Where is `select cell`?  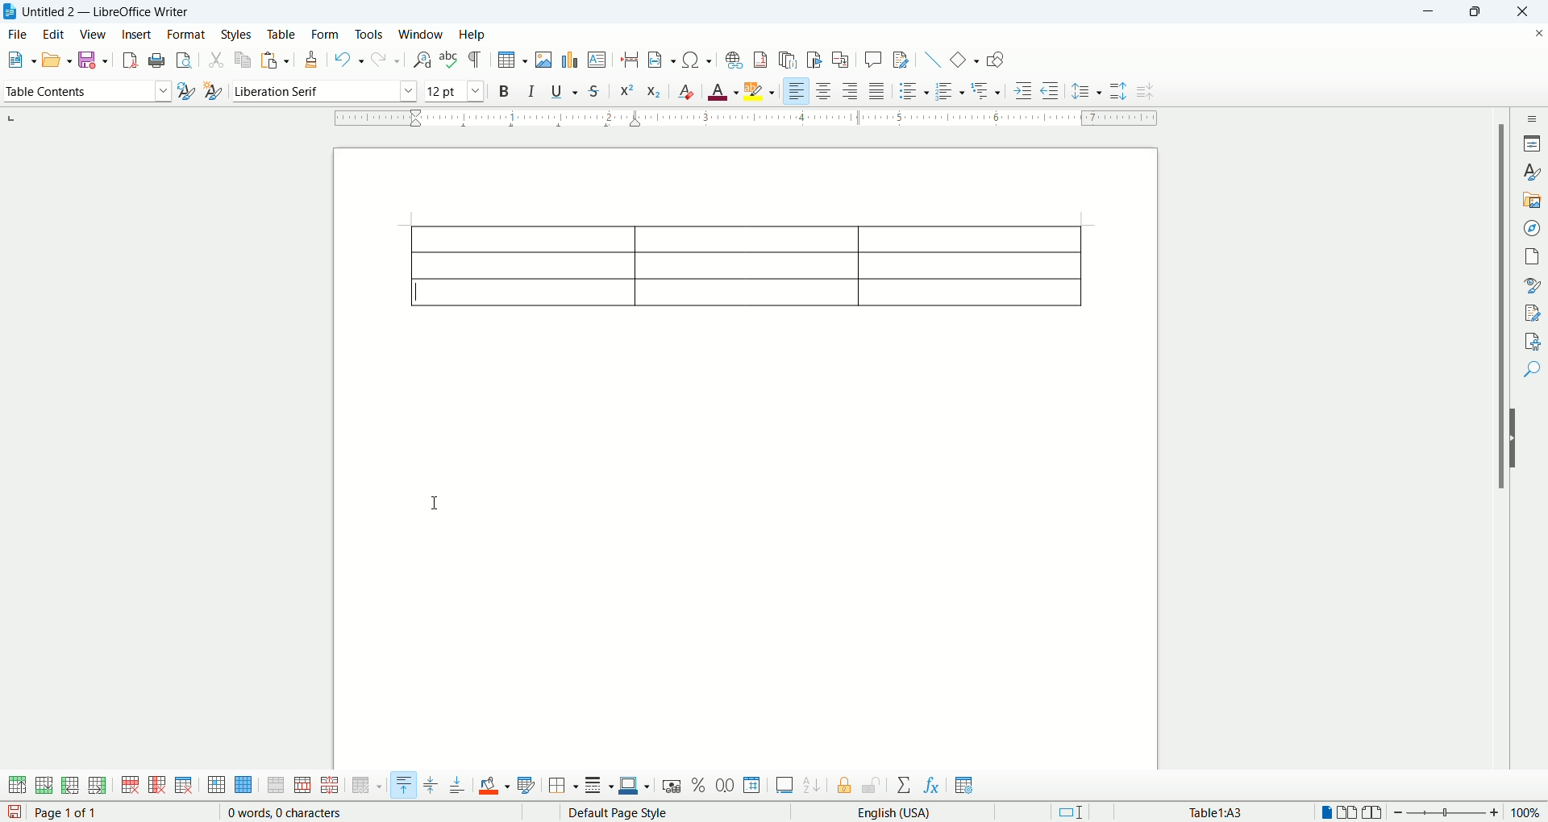
select cell is located at coordinates (215, 784).